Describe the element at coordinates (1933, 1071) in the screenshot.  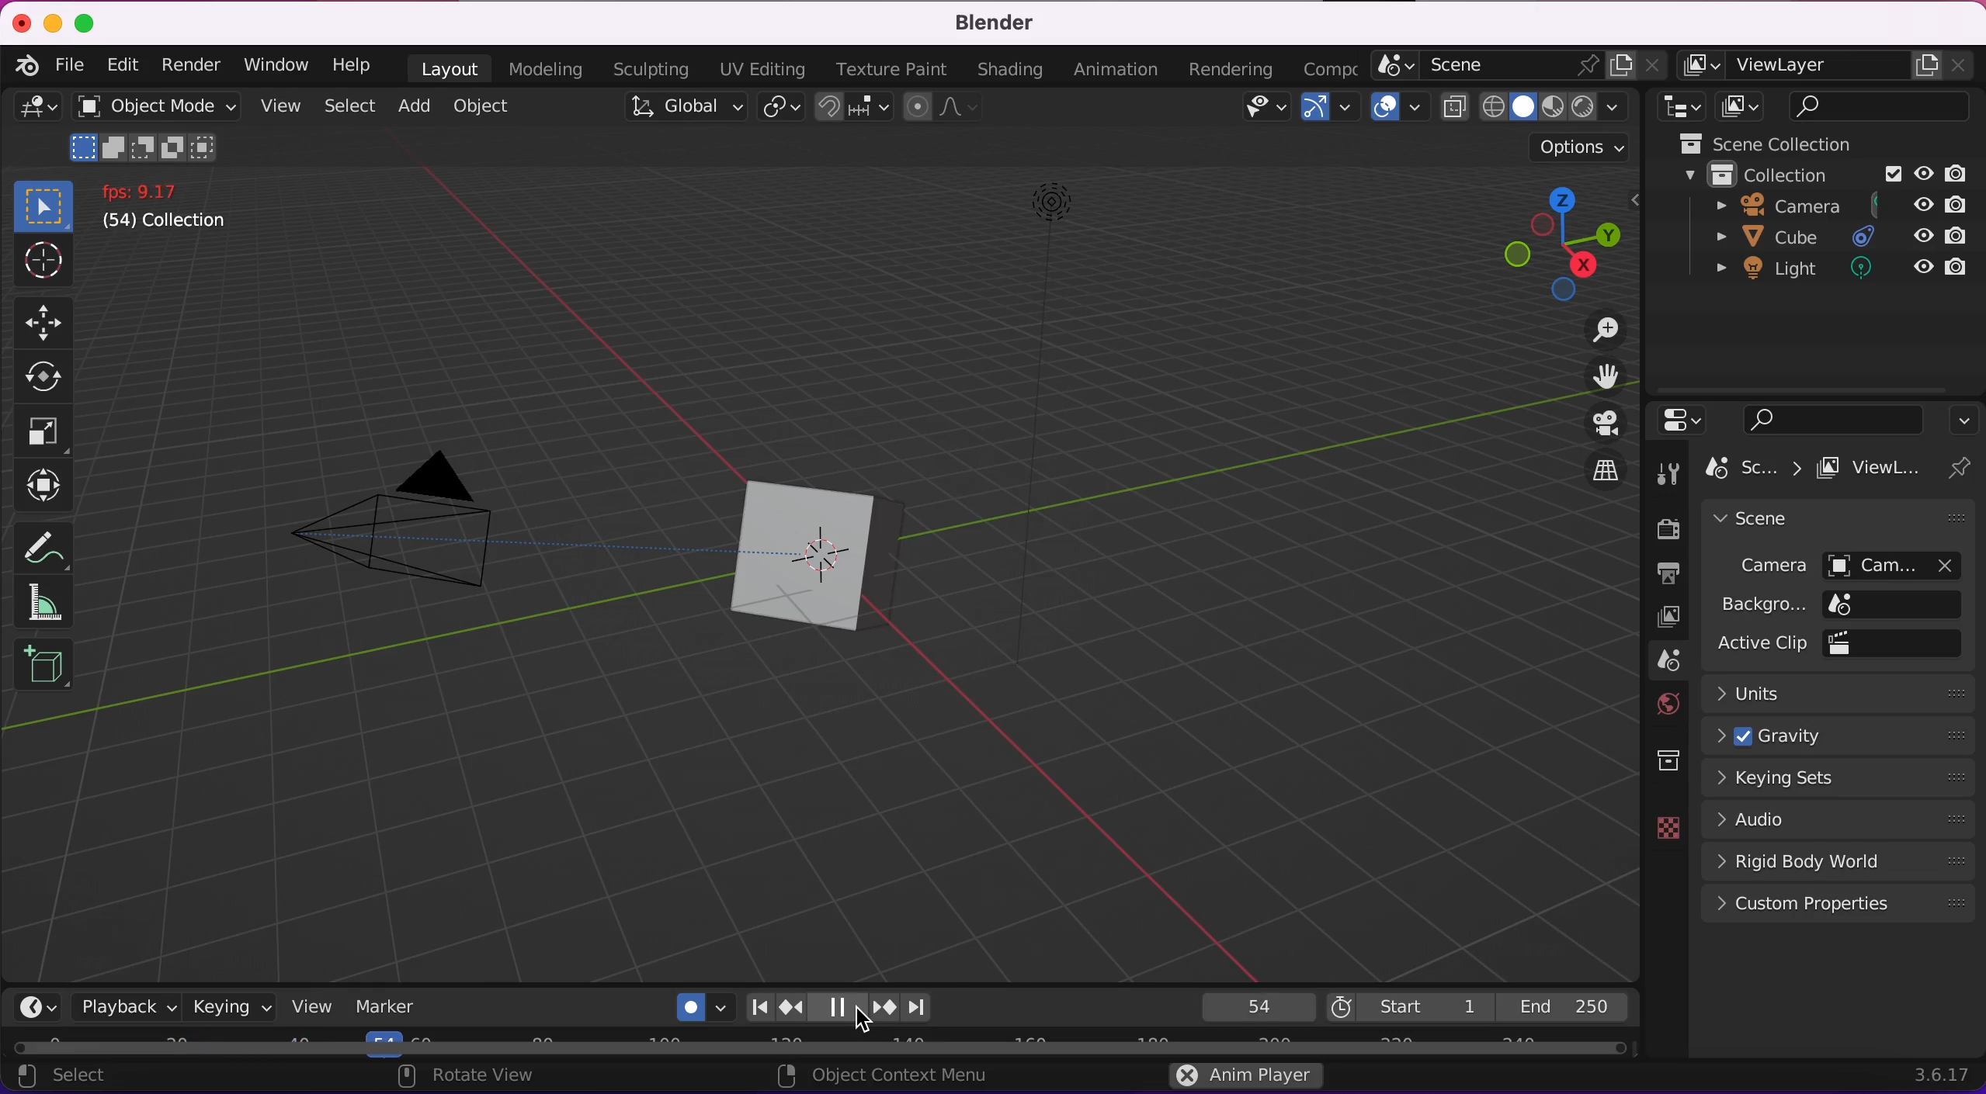
I see `3.6.17` at that location.